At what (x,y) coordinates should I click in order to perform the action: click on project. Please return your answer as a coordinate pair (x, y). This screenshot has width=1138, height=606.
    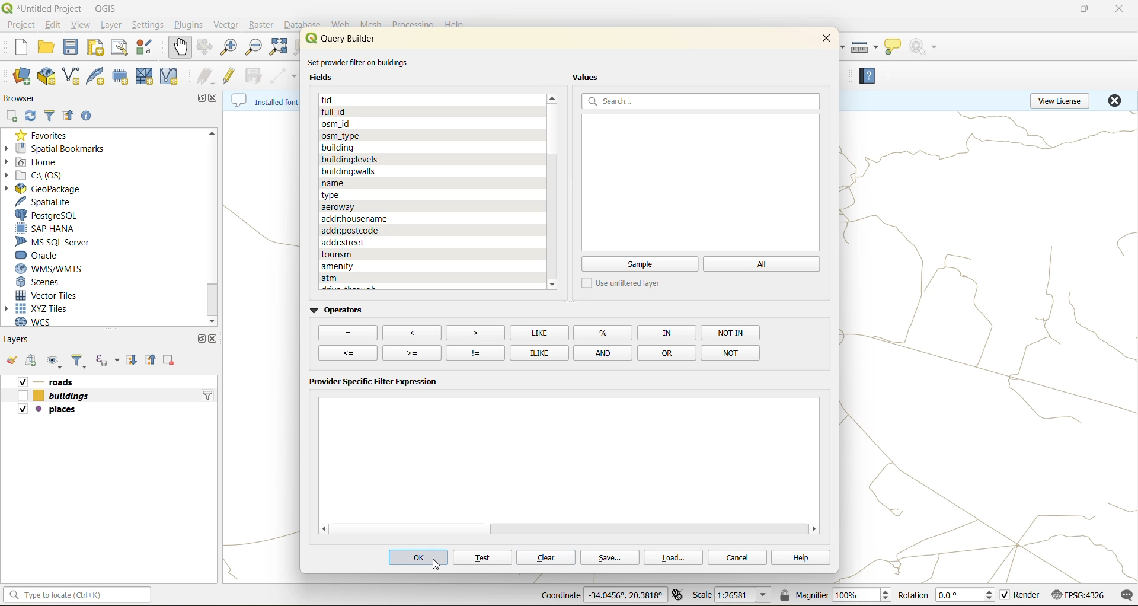
    Looking at the image, I should click on (21, 26).